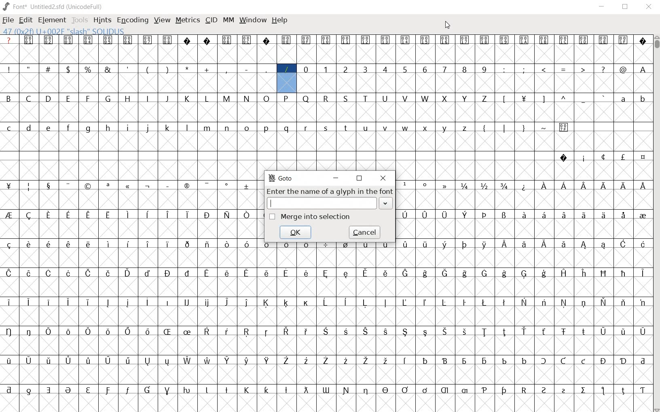  What do you see at coordinates (603, 157) in the screenshot?
I see `glyph` at bounding box center [603, 157].